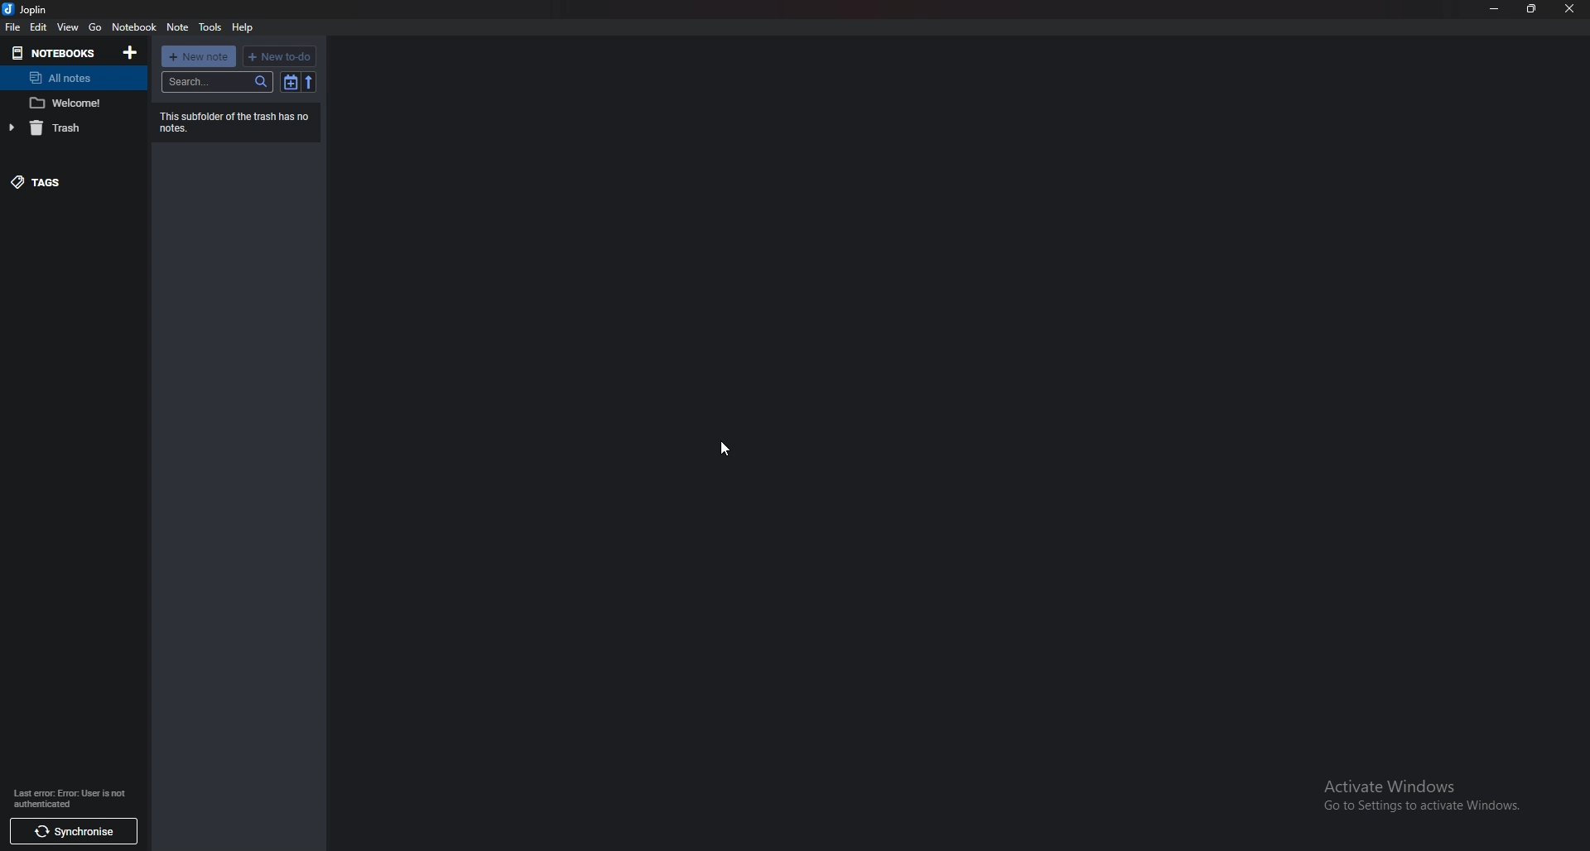  Describe the element at coordinates (177, 27) in the screenshot. I see `Note` at that location.